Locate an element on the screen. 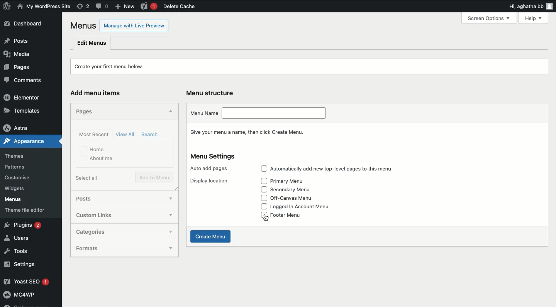 The width and height of the screenshot is (556, 307). Automatically add top level pages to this menu is located at coordinates (340, 169).